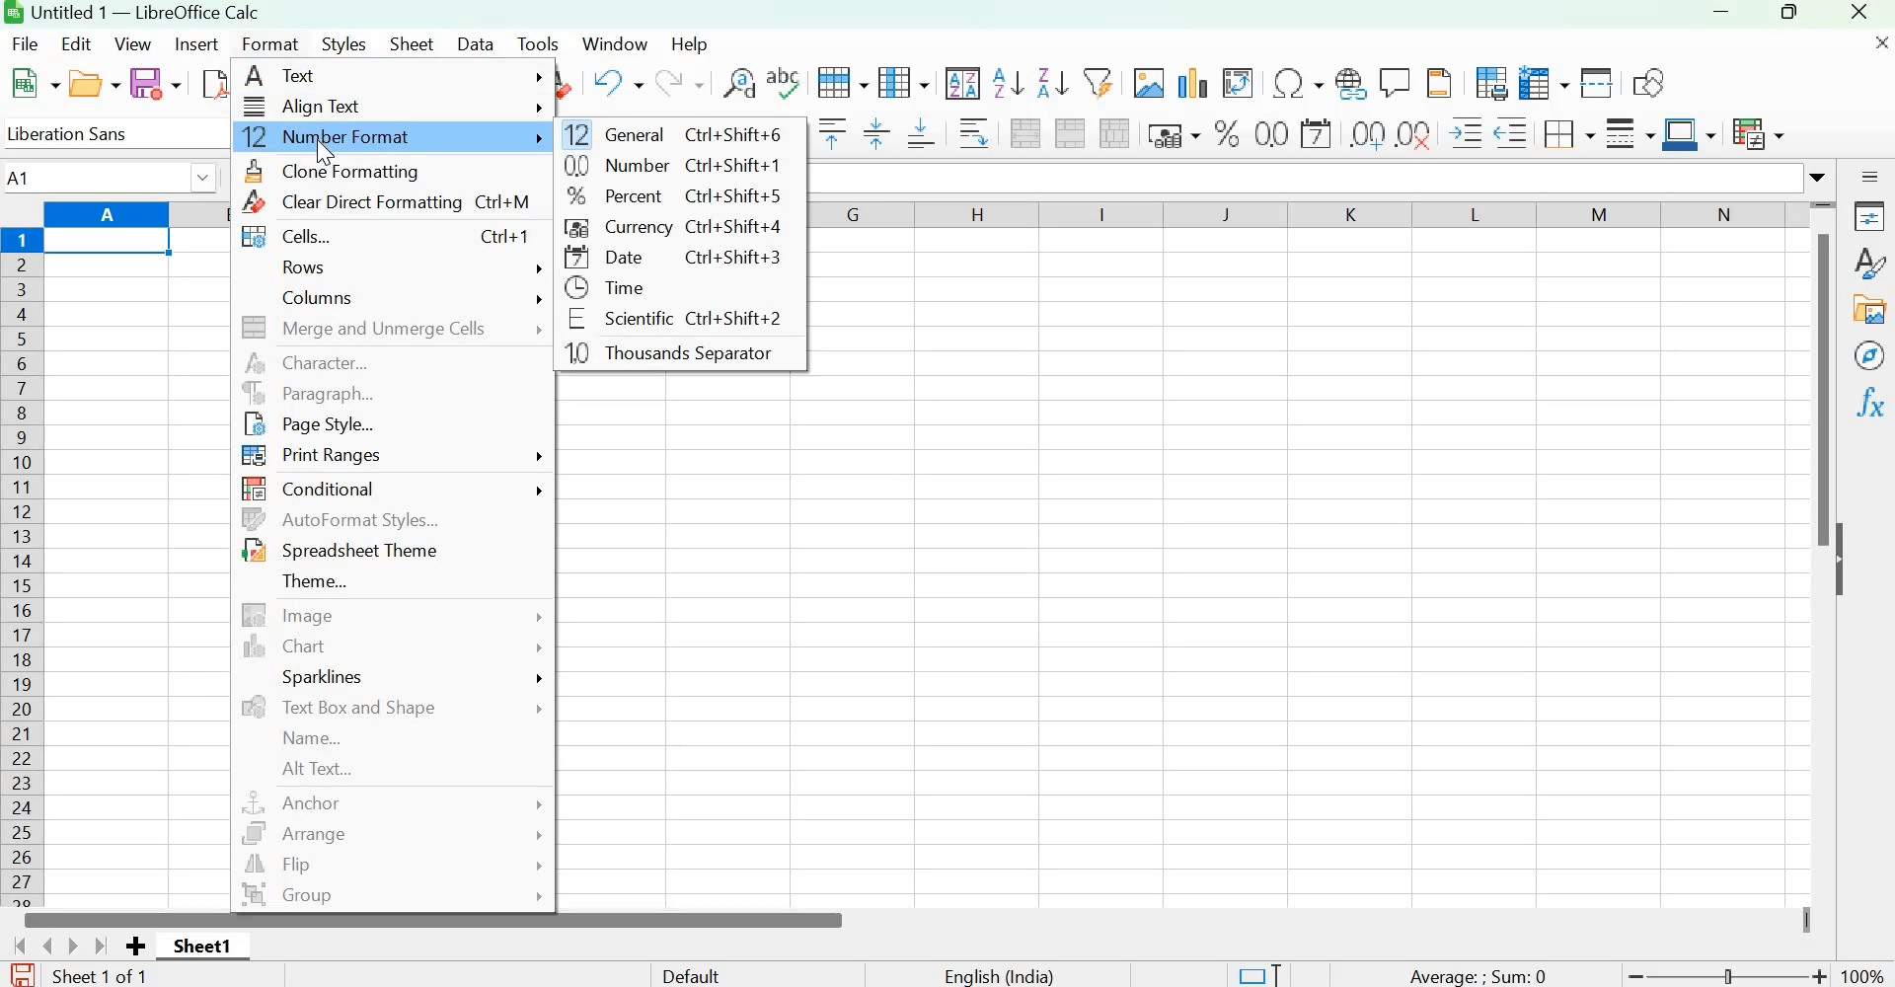 This screenshot has width=1895, height=987. I want to click on Increase Indent, so click(1468, 131).